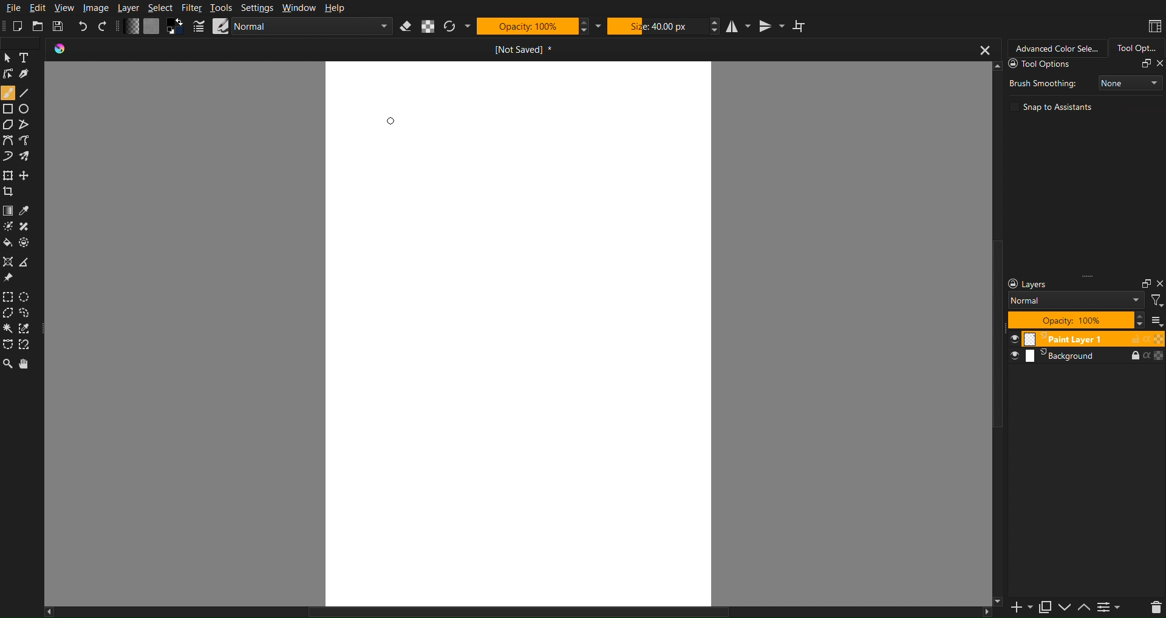  What do you see at coordinates (525, 612) in the screenshot?
I see `Scrollbar` at bounding box center [525, 612].